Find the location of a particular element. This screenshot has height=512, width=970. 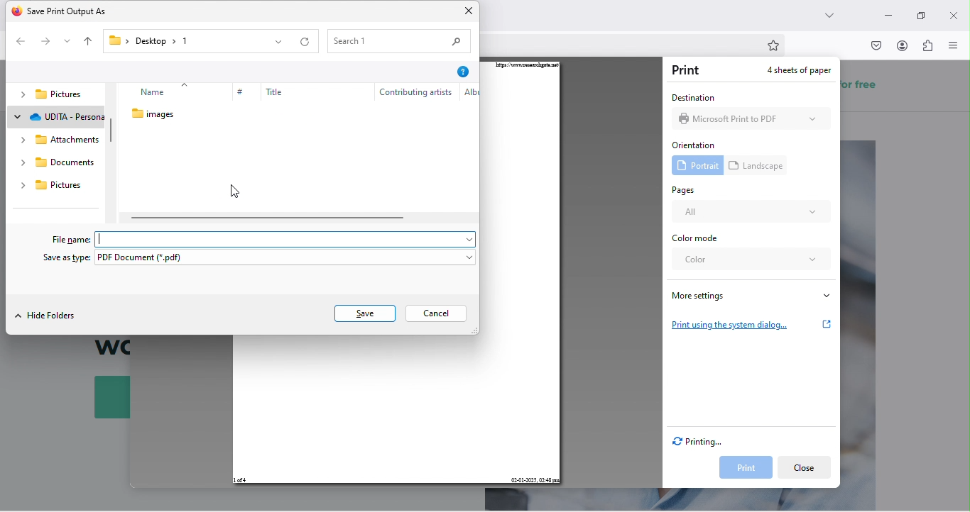

recent location is located at coordinates (67, 43).